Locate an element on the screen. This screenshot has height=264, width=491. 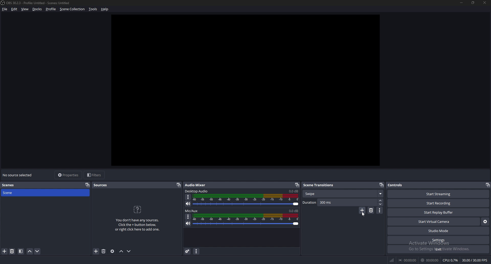
You don't have any sources.Click the + button below,o right click here to add one. is located at coordinates (137, 218).